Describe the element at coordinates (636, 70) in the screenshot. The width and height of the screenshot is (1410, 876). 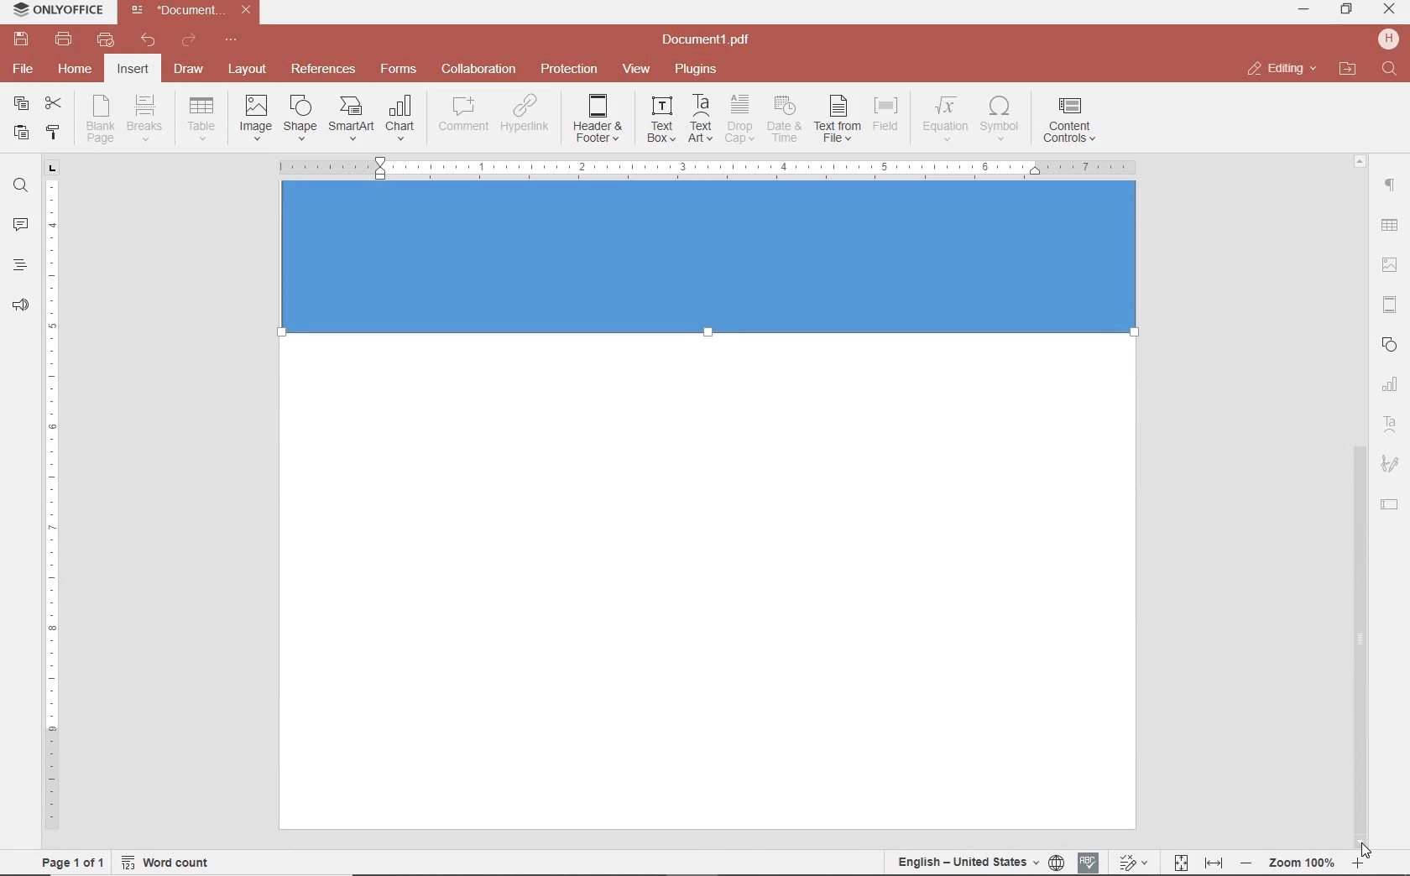
I see `view` at that location.